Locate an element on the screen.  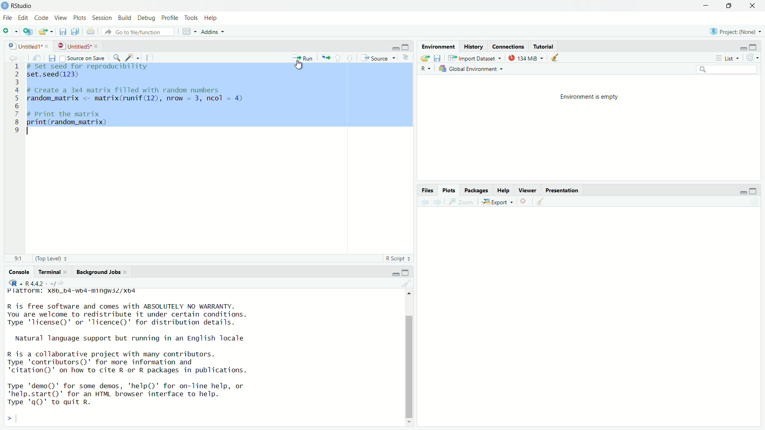
Debug is located at coordinates (147, 17).